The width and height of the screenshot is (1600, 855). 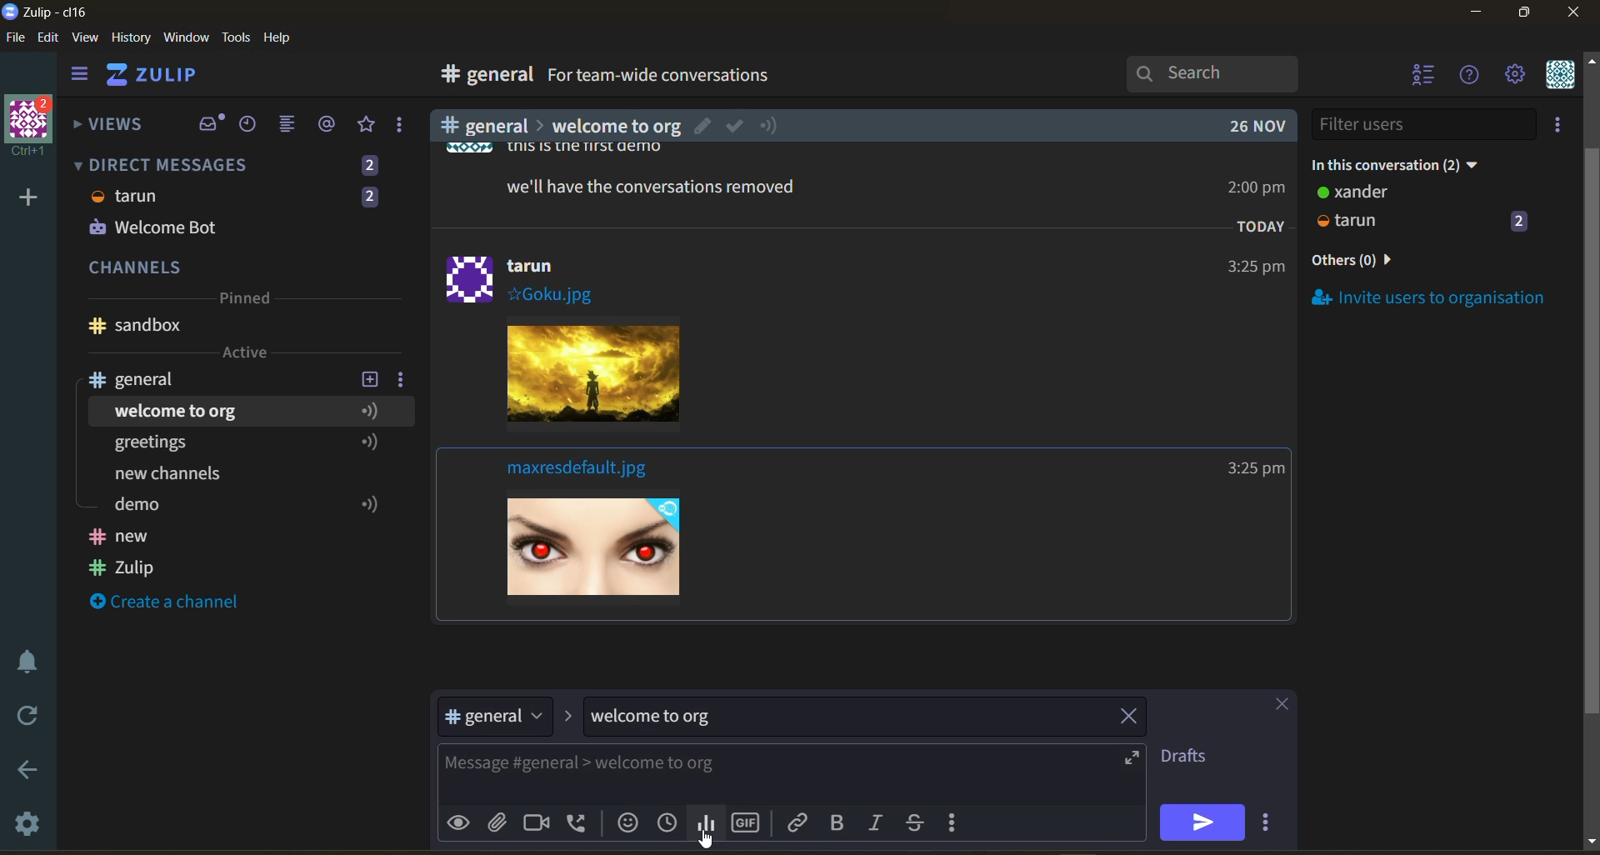 I want to click on text box, so click(x=746, y=774).